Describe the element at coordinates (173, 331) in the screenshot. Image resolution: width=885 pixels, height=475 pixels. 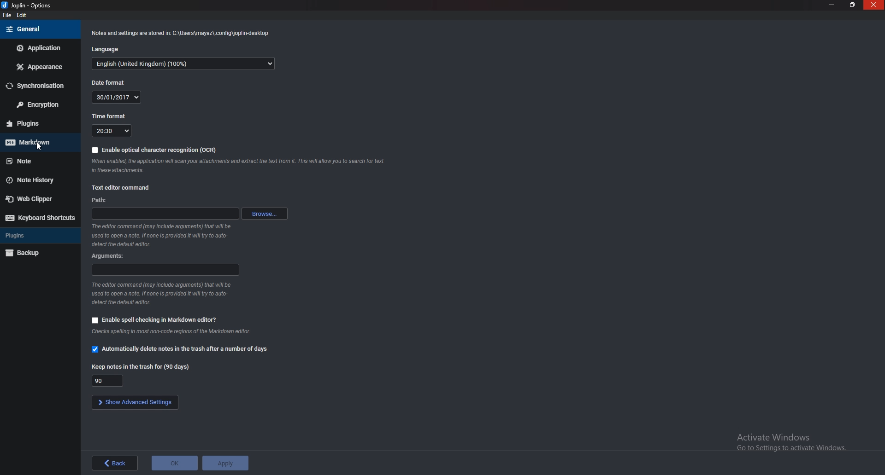
I see `Info` at that location.